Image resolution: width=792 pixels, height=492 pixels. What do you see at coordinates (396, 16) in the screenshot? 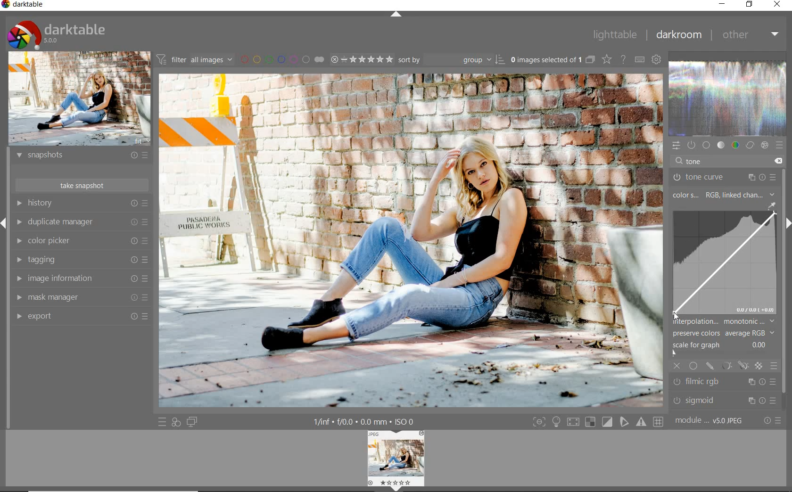
I see `expand/collapse` at bounding box center [396, 16].